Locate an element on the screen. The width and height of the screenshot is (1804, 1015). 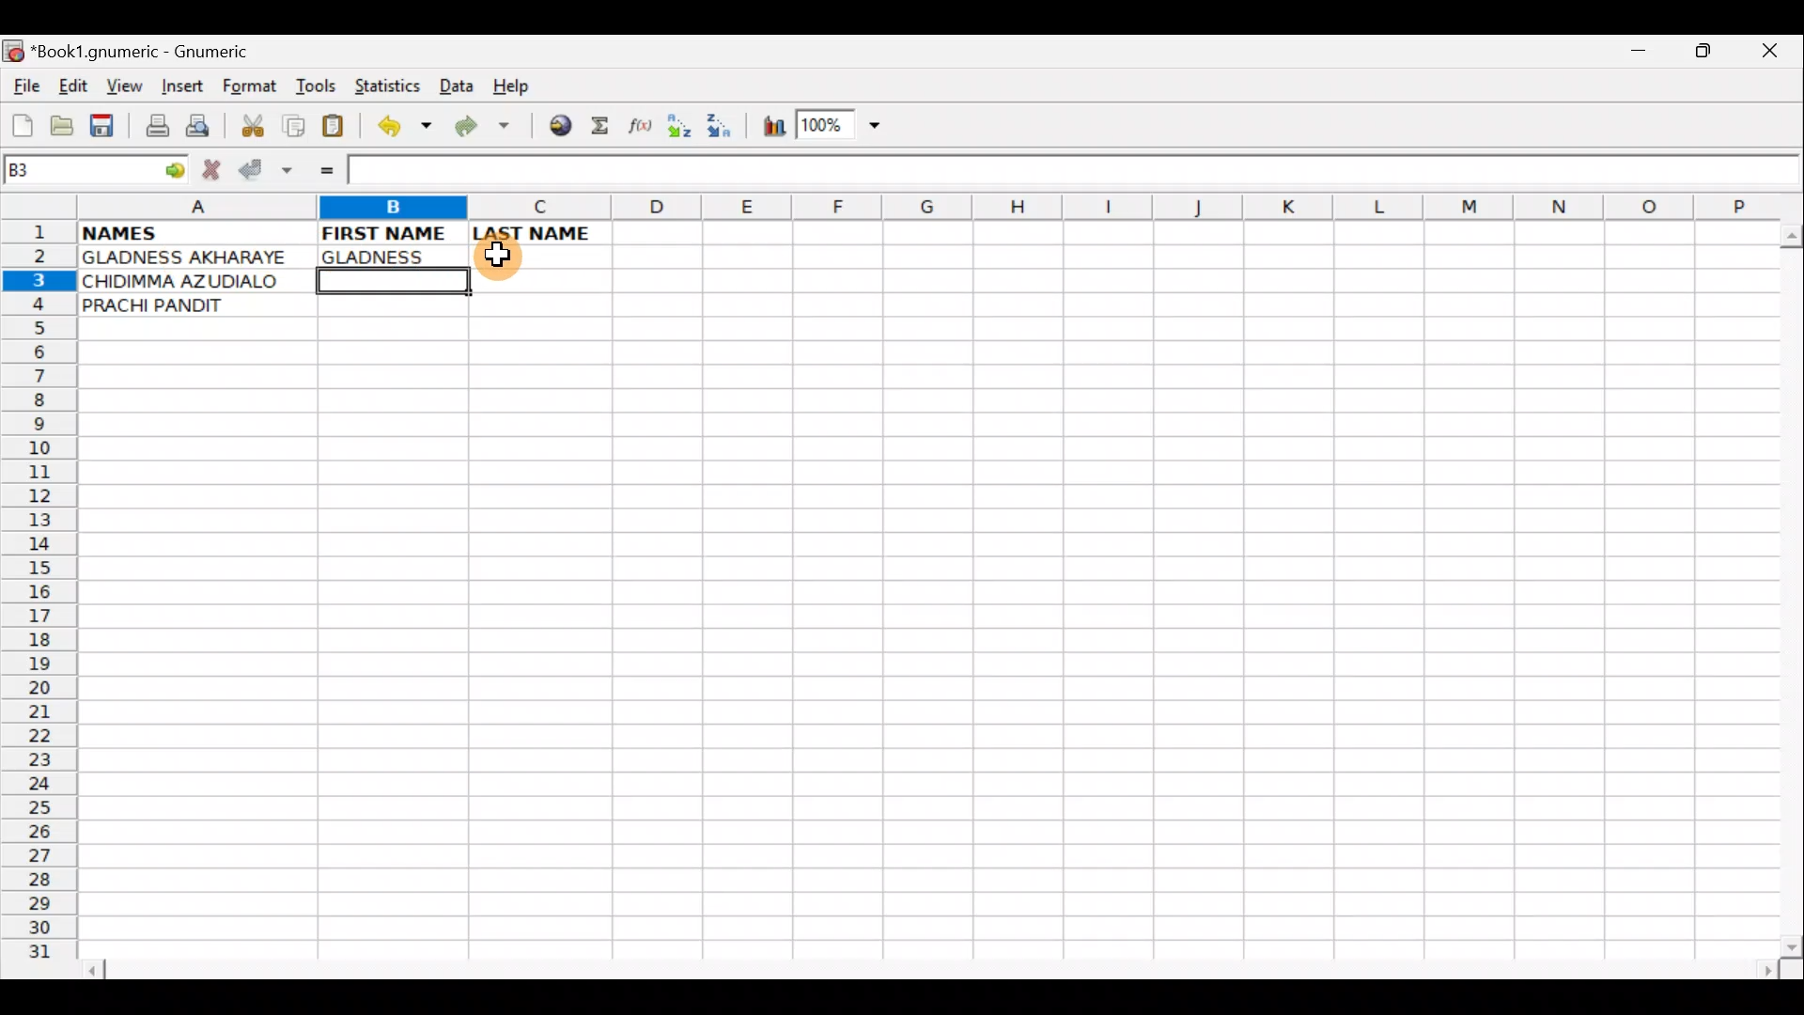
Cut selection is located at coordinates (252, 123).